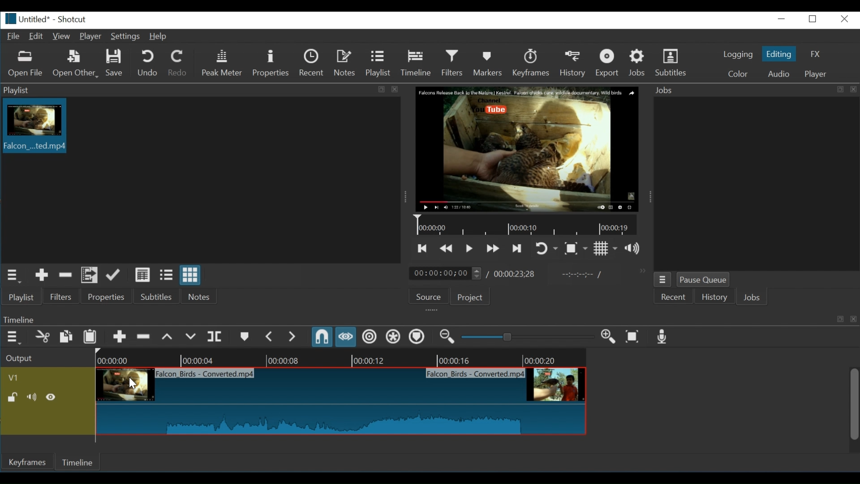 The height and width of the screenshot is (484, 860). Describe the element at coordinates (778, 53) in the screenshot. I see `Eiting` at that location.